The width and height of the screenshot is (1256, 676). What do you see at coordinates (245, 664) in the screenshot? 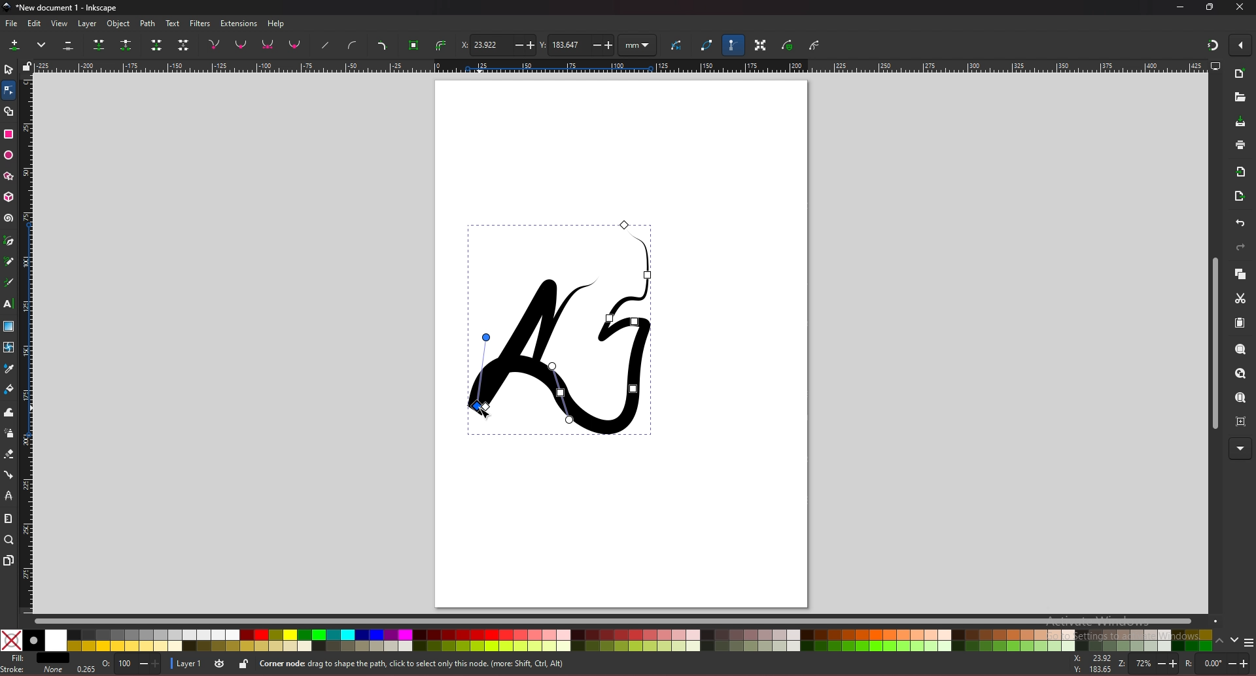
I see `toggle lock` at bounding box center [245, 664].